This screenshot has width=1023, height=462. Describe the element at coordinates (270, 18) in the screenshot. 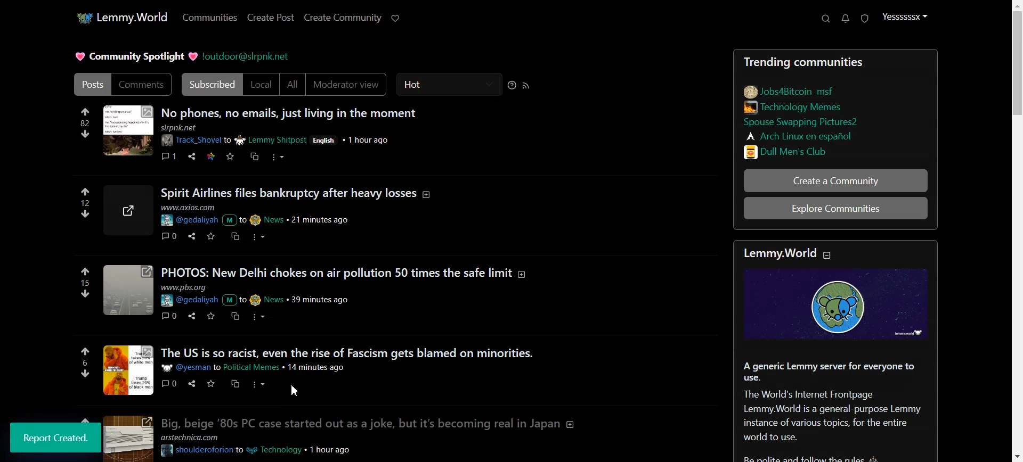

I see `Create Post` at that location.